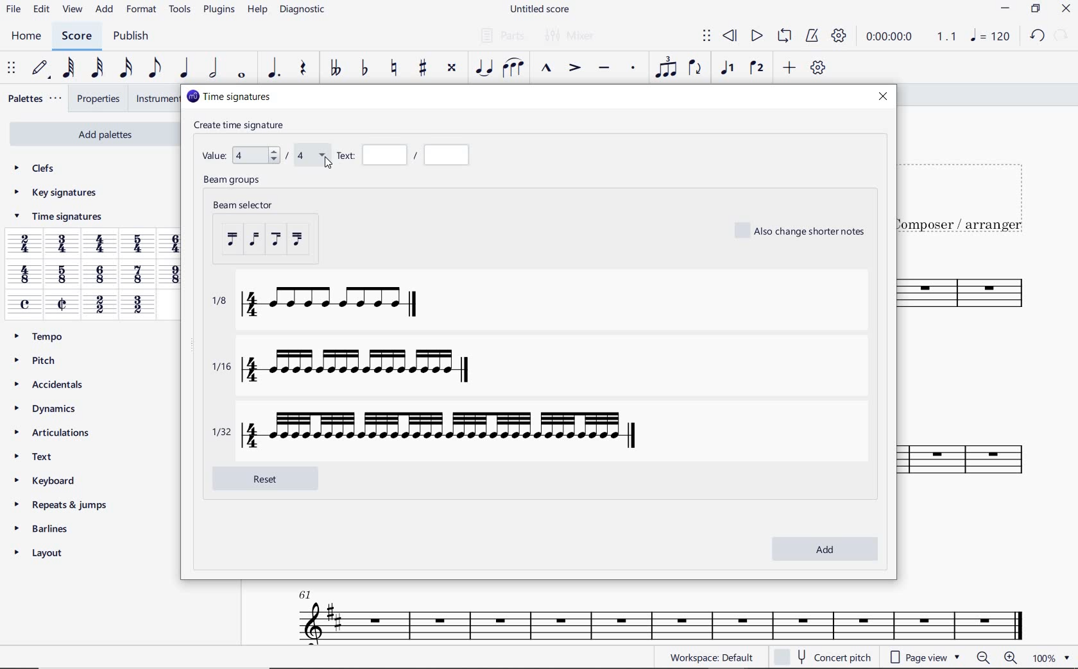 The height and width of the screenshot is (669, 1078). What do you see at coordinates (328, 165) in the screenshot?
I see `cursor` at bounding box center [328, 165].